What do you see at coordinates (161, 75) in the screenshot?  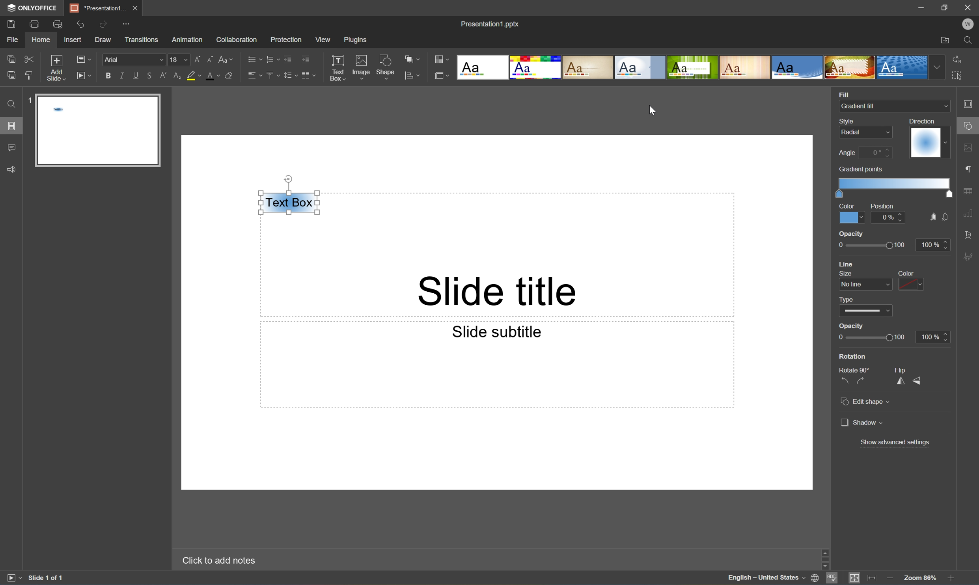 I see `Superscript` at bounding box center [161, 75].